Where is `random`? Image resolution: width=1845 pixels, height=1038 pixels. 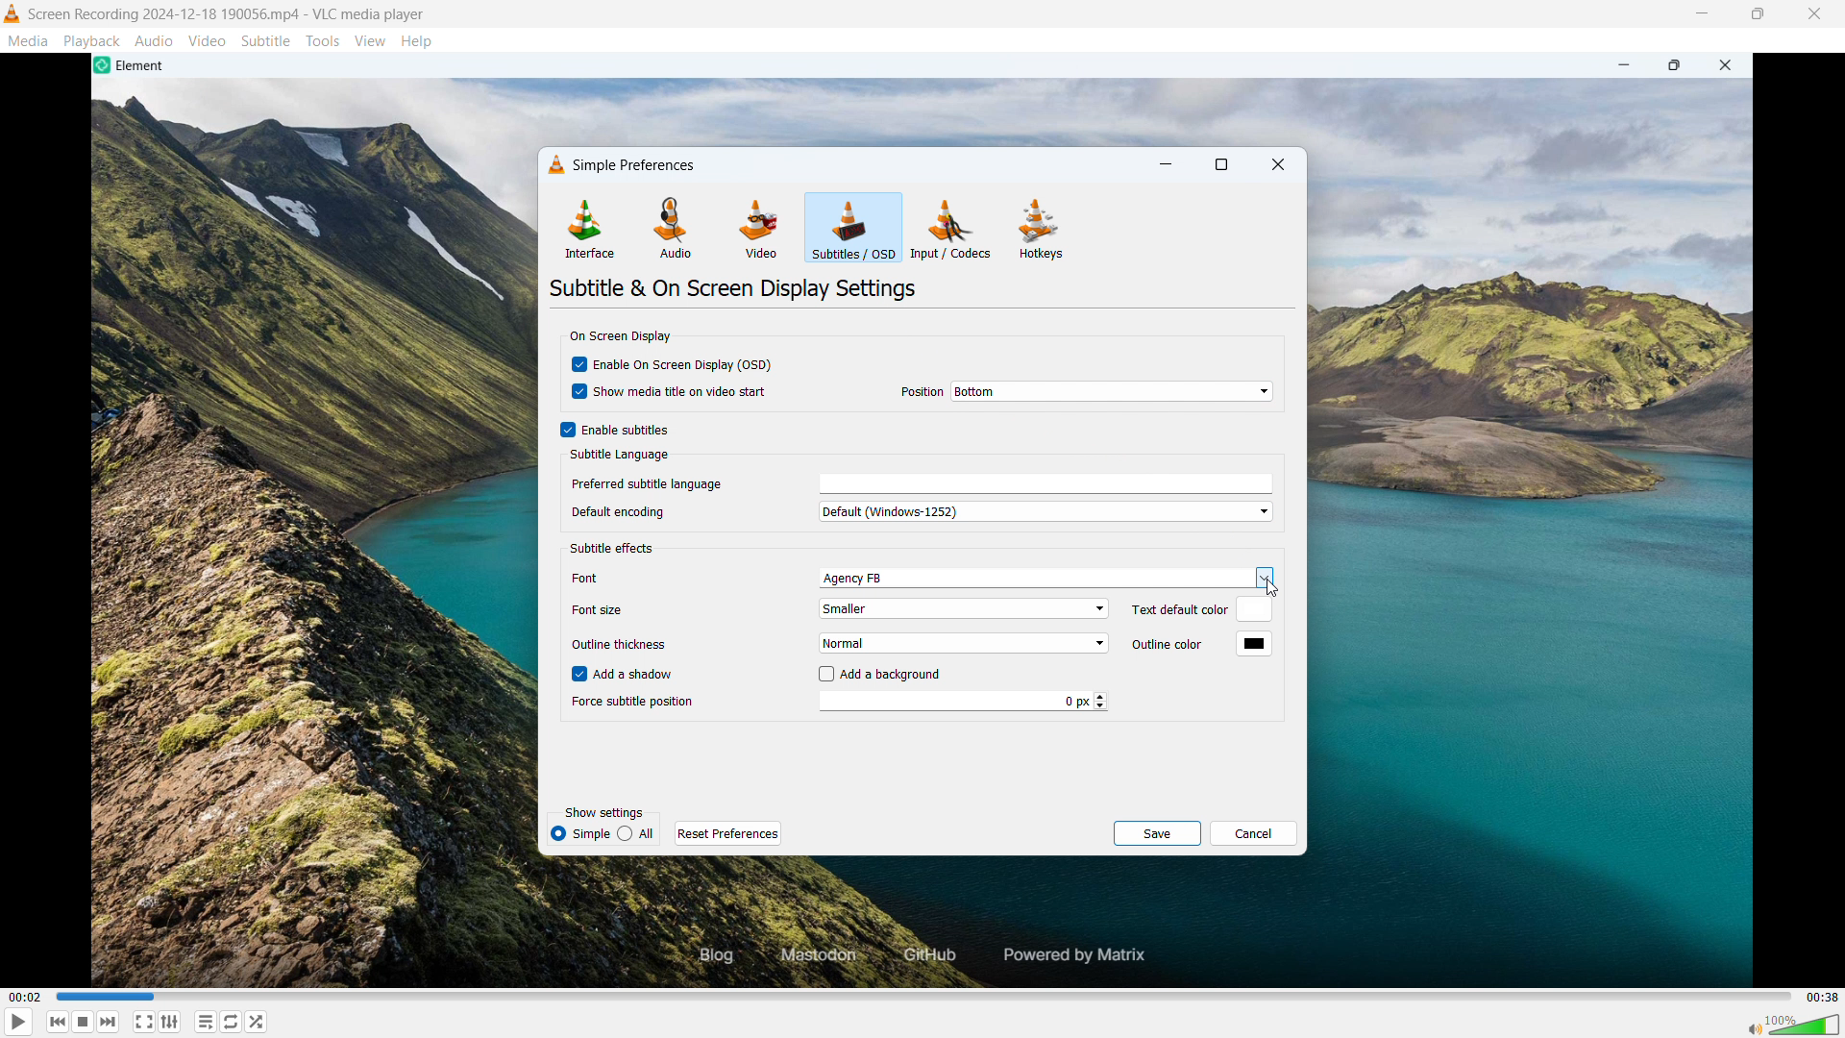
random is located at coordinates (257, 1022).